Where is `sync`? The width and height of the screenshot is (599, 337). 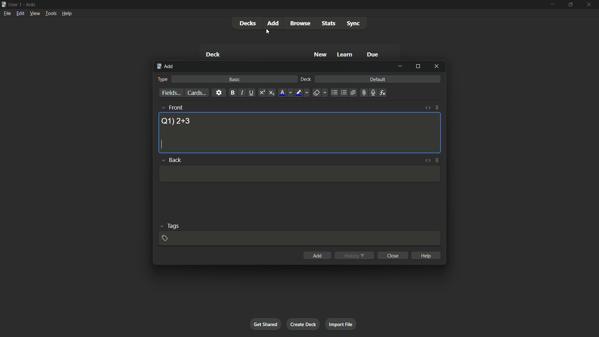 sync is located at coordinates (353, 24).